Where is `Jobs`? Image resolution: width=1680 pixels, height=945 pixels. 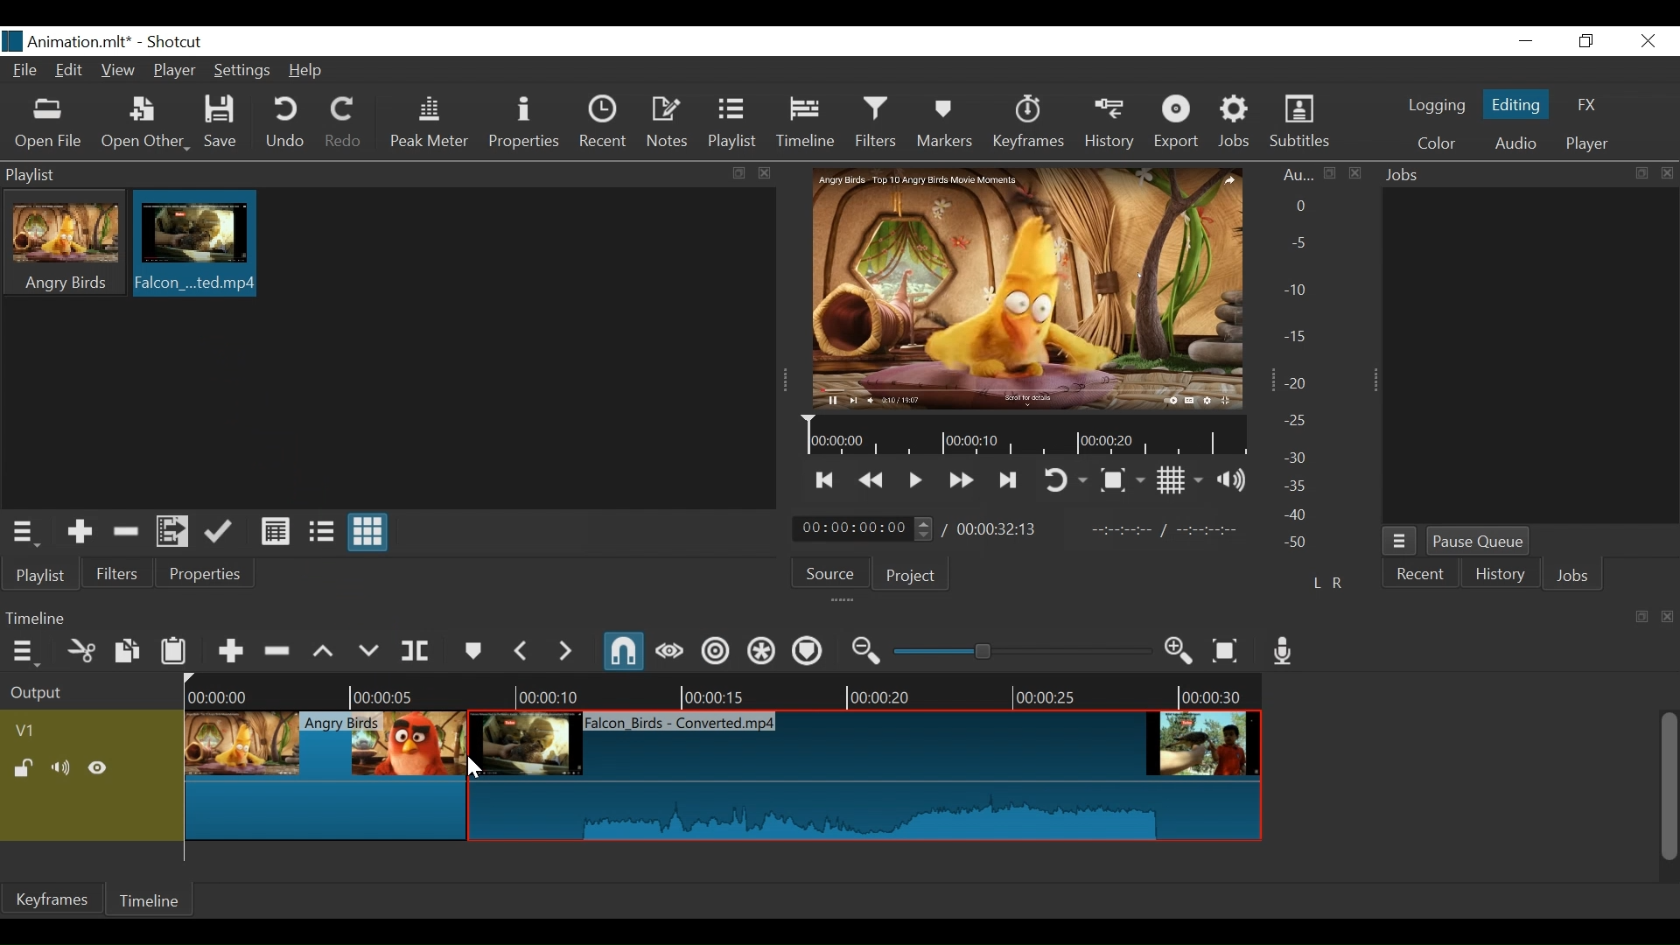 Jobs is located at coordinates (1235, 124).